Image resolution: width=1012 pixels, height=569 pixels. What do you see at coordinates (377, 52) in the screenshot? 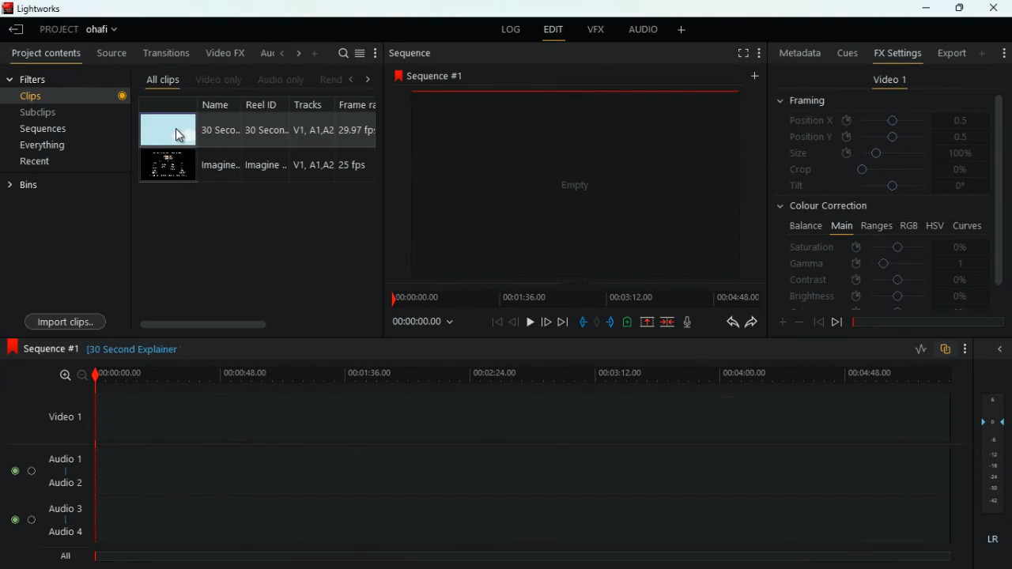
I see `more` at bounding box center [377, 52].